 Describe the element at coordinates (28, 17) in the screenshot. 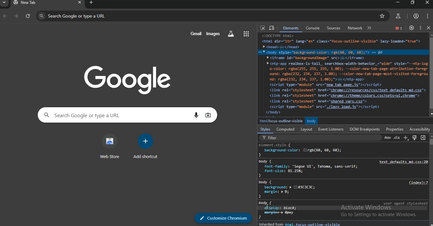

I see `refresh` at that location.